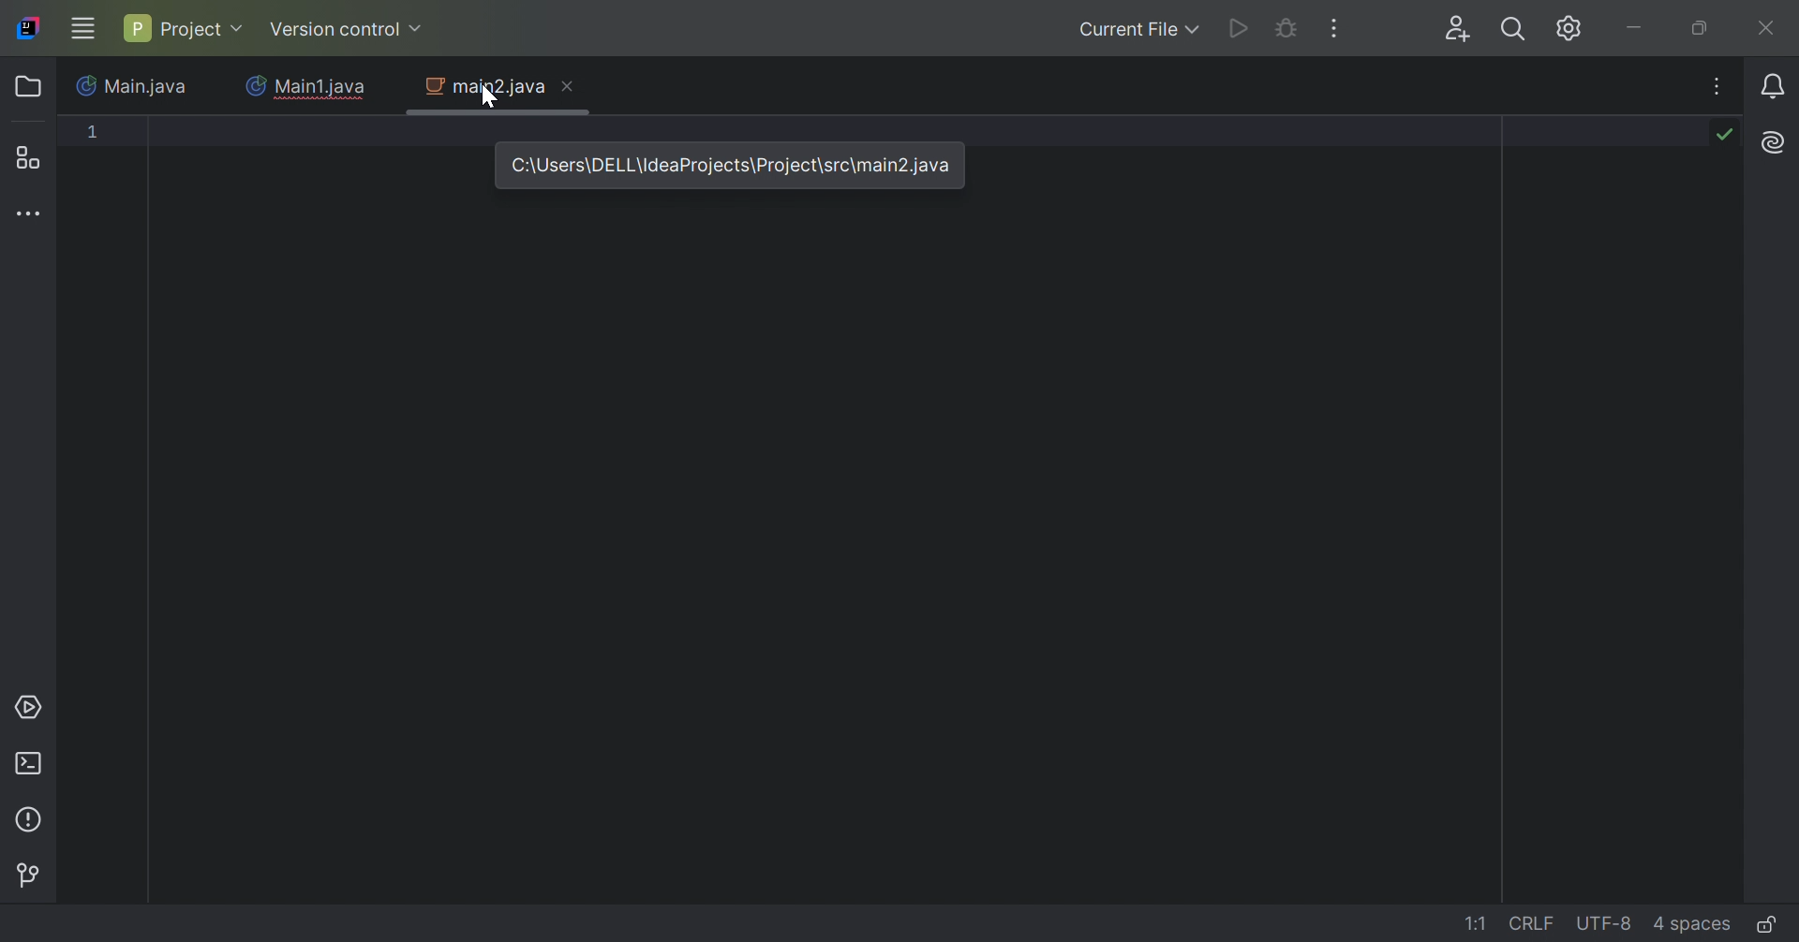 Image resolution: width=1799 pixels, height=942 pixels. I want to click on More Actions, so click(1332, 27).